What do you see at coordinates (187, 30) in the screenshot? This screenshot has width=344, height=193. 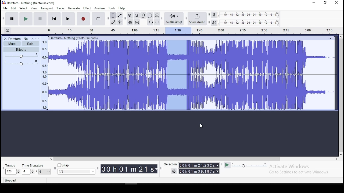 I see `Audio bar` at bounding box center [187, 30].